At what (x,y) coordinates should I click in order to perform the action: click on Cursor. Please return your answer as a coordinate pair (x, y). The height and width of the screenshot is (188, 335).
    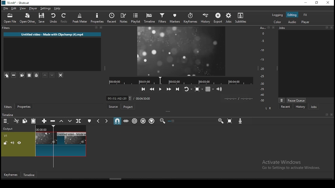
    Looking at the image, I should click on (7, 77).